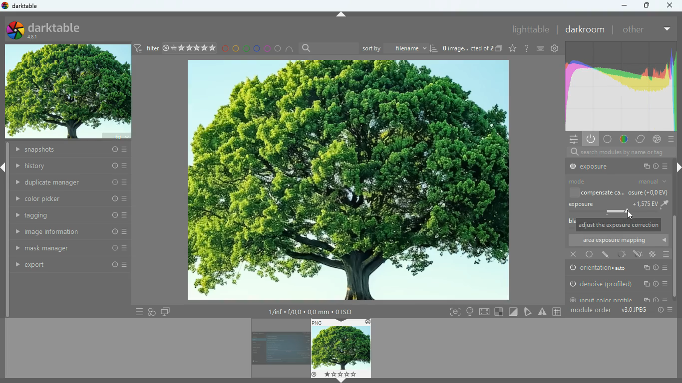  Describe the element at coordinates (657, 139) in the screenshot. I see `effects` at that location.